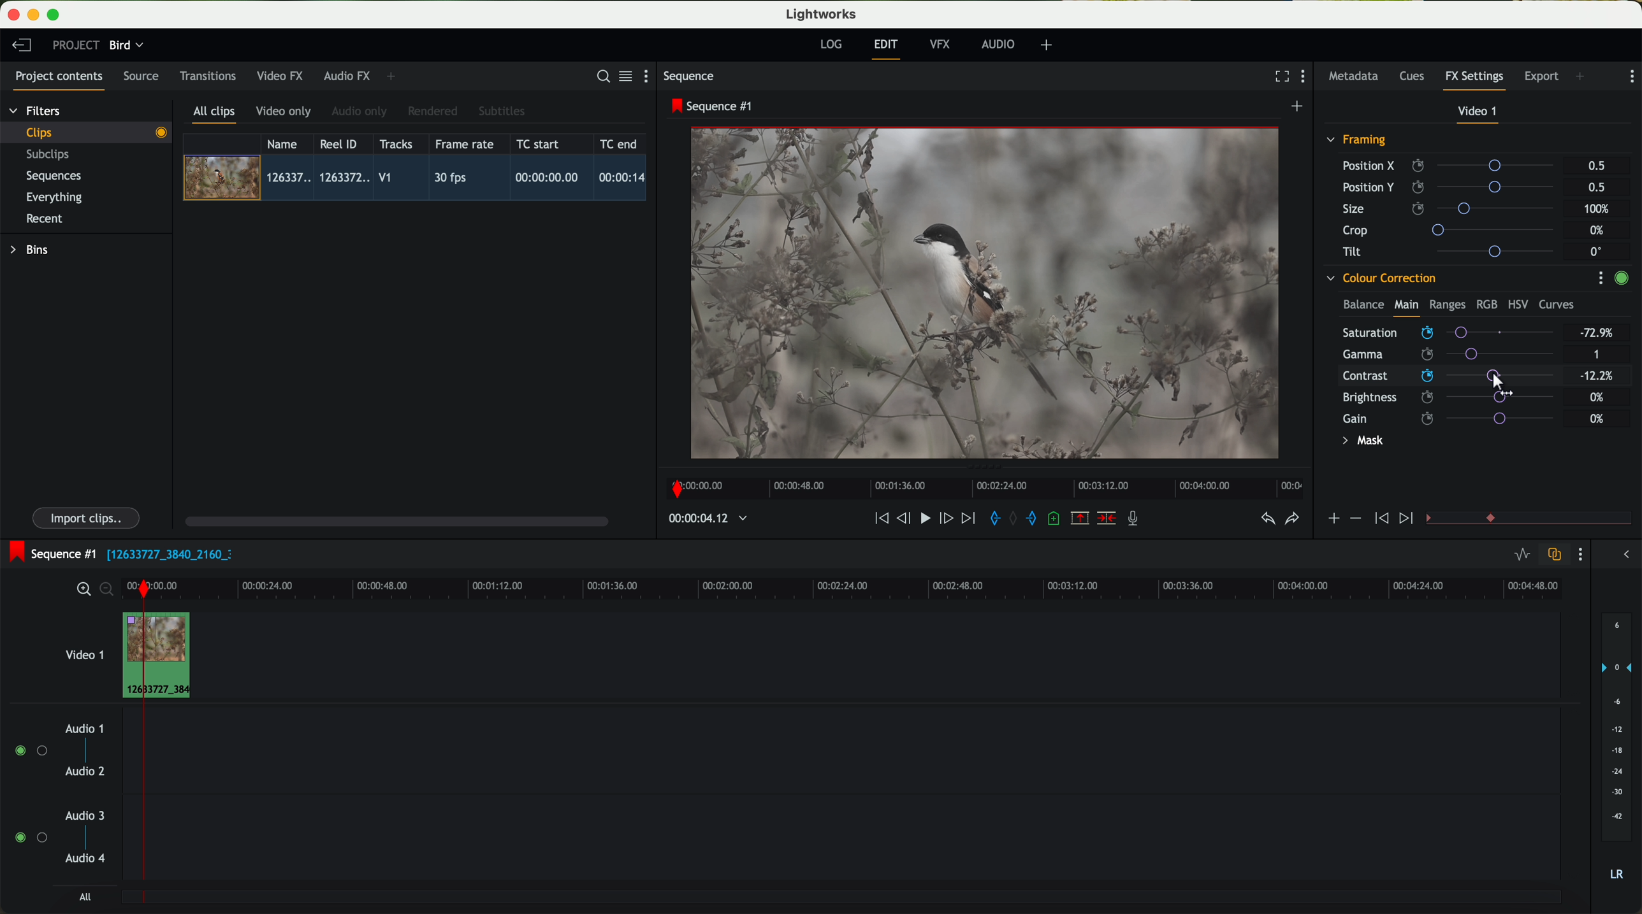  I want to click on sequence #1, so click(713, 106).